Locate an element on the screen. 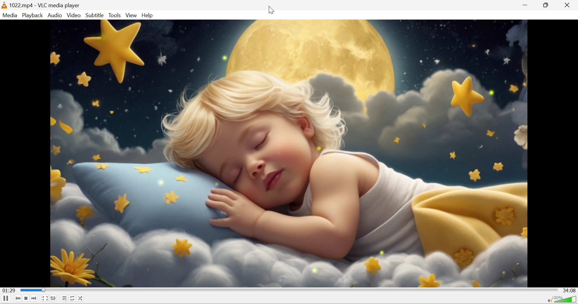 The height and width of the screenshot is (304, 578). Restore down is located at coordinates (546, 5).